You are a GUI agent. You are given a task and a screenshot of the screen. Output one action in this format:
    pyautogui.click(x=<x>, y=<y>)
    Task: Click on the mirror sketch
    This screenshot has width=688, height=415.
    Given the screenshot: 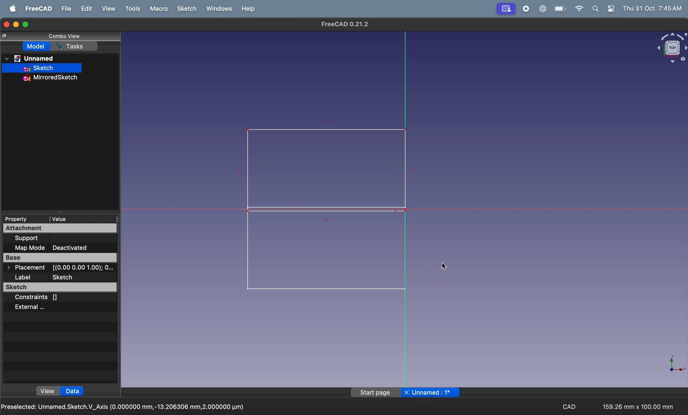 What is the action you would take?
    pyautogui.click(x=48, y=79)
    